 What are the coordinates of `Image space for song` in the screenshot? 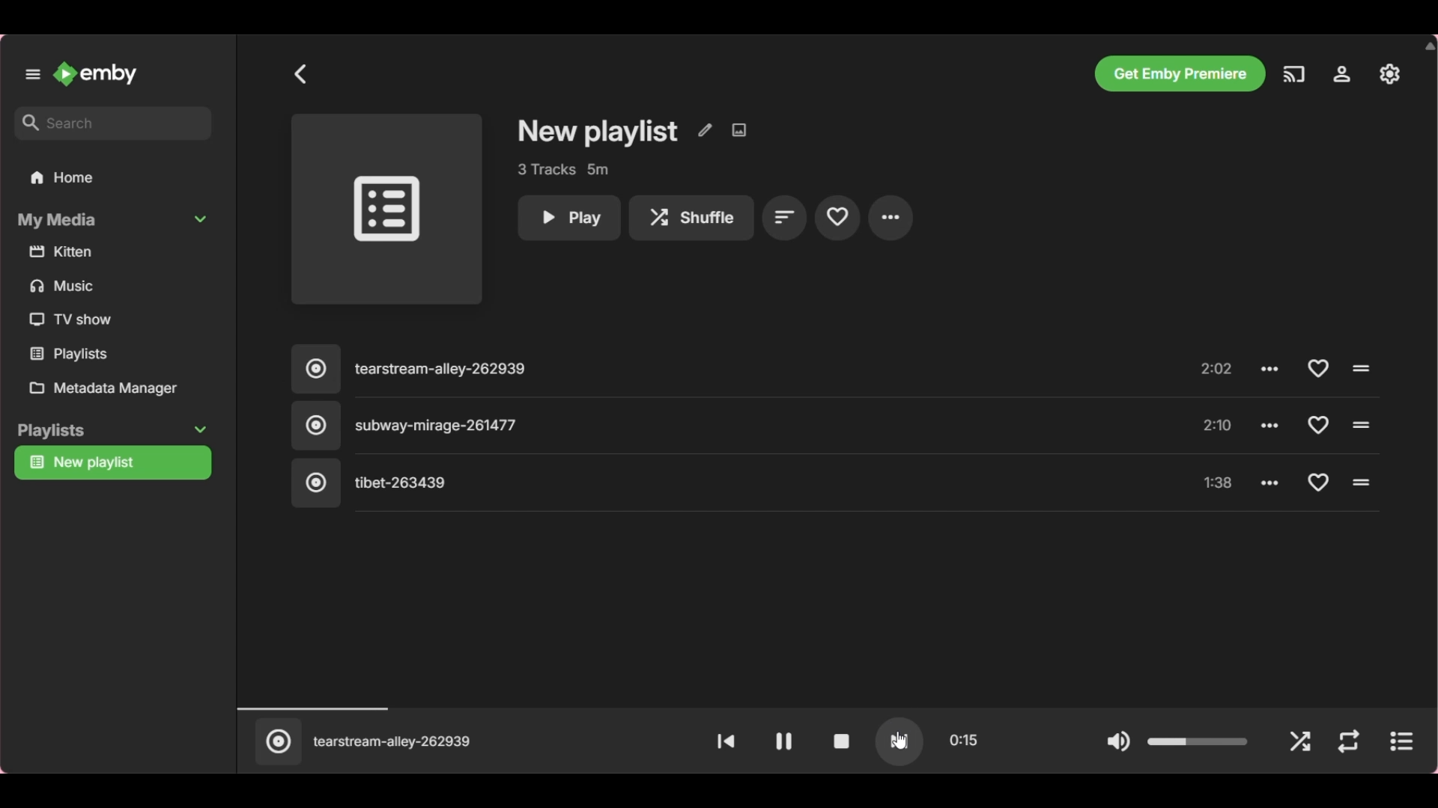 It's located at (387, 208).